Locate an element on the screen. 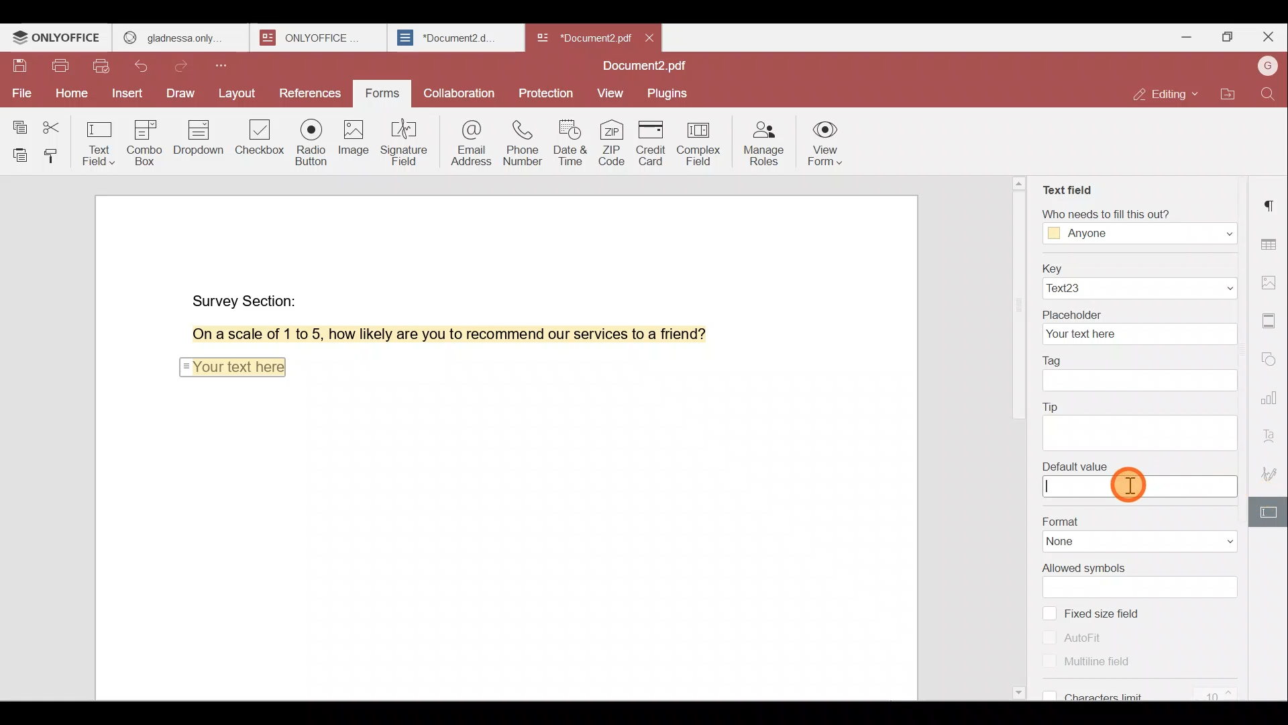 The width and height of the screenshot is (1288, 725). Account name is located at coordinates (1267, 67).